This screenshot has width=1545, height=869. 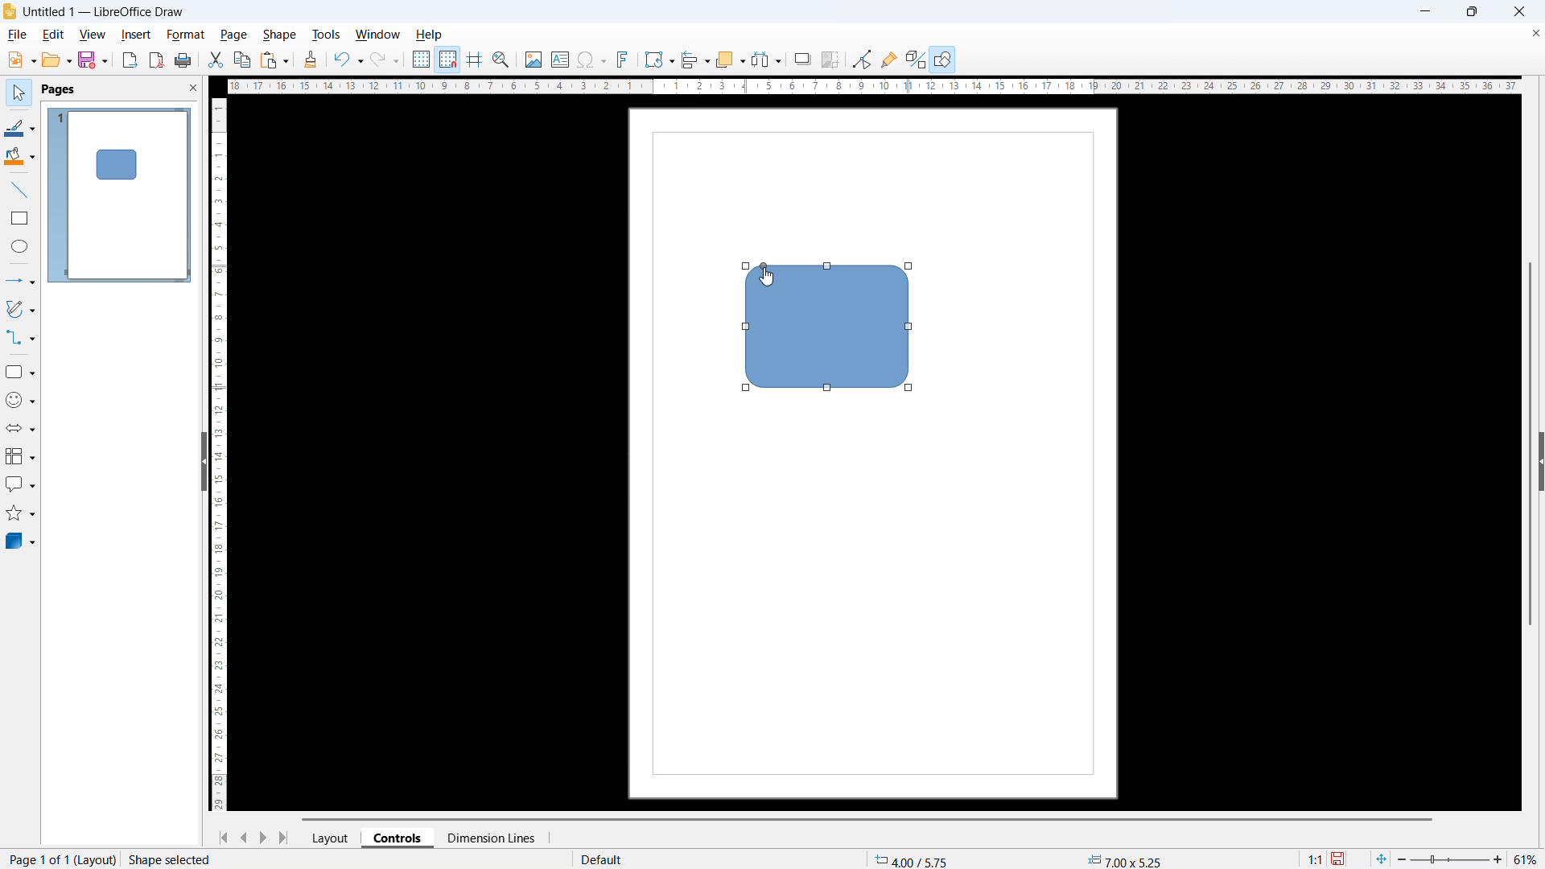 I want to click on maximise , so click(x=1471, y=12).